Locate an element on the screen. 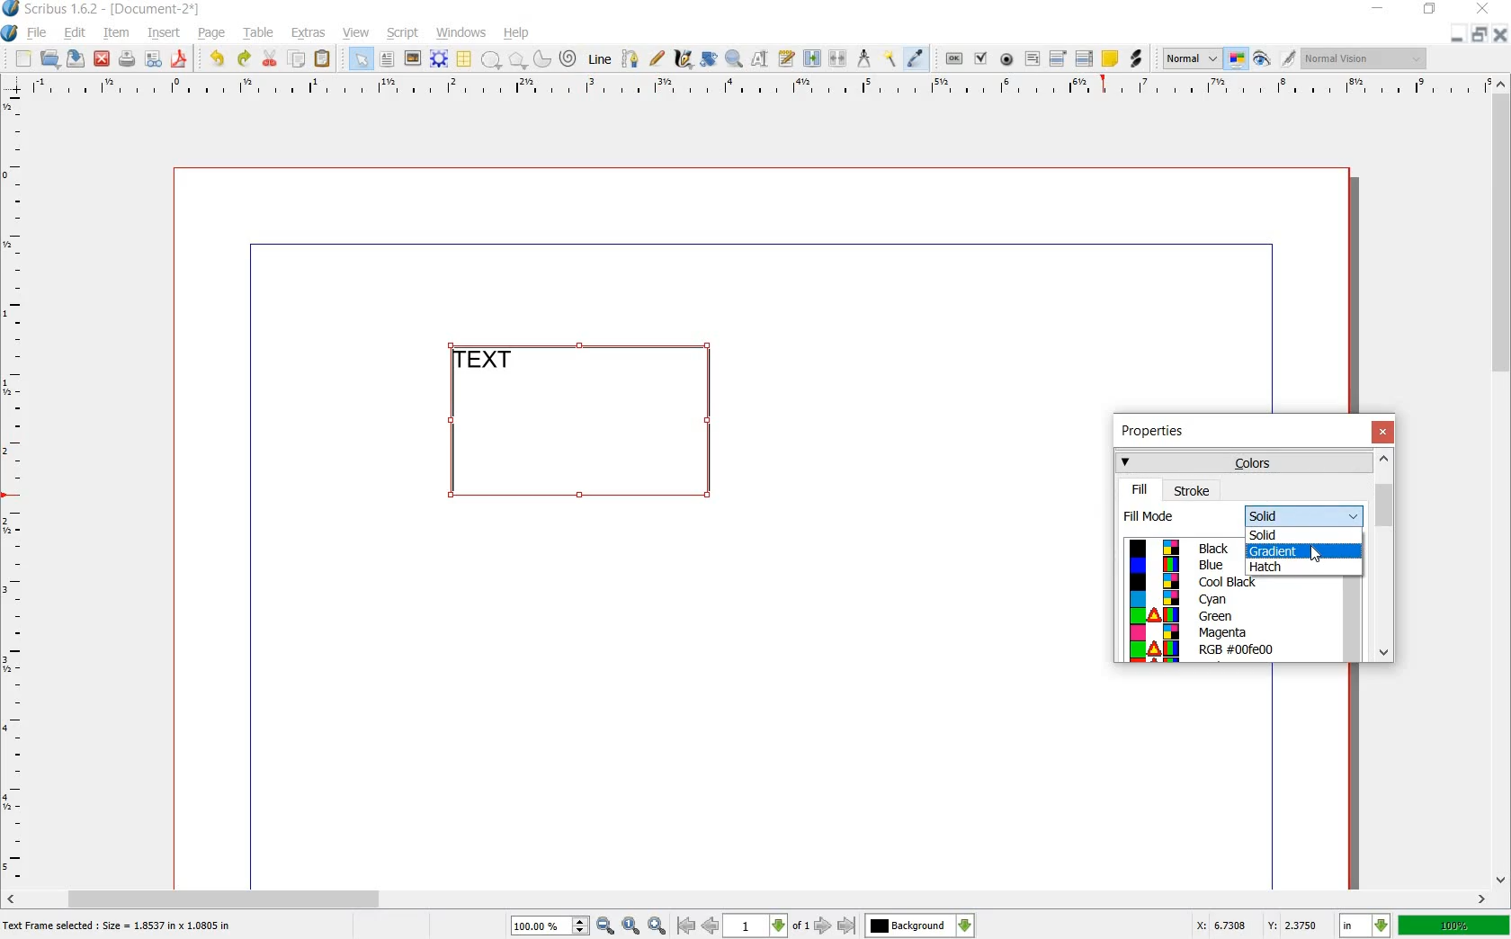  help is located at coordinates (517, 33).